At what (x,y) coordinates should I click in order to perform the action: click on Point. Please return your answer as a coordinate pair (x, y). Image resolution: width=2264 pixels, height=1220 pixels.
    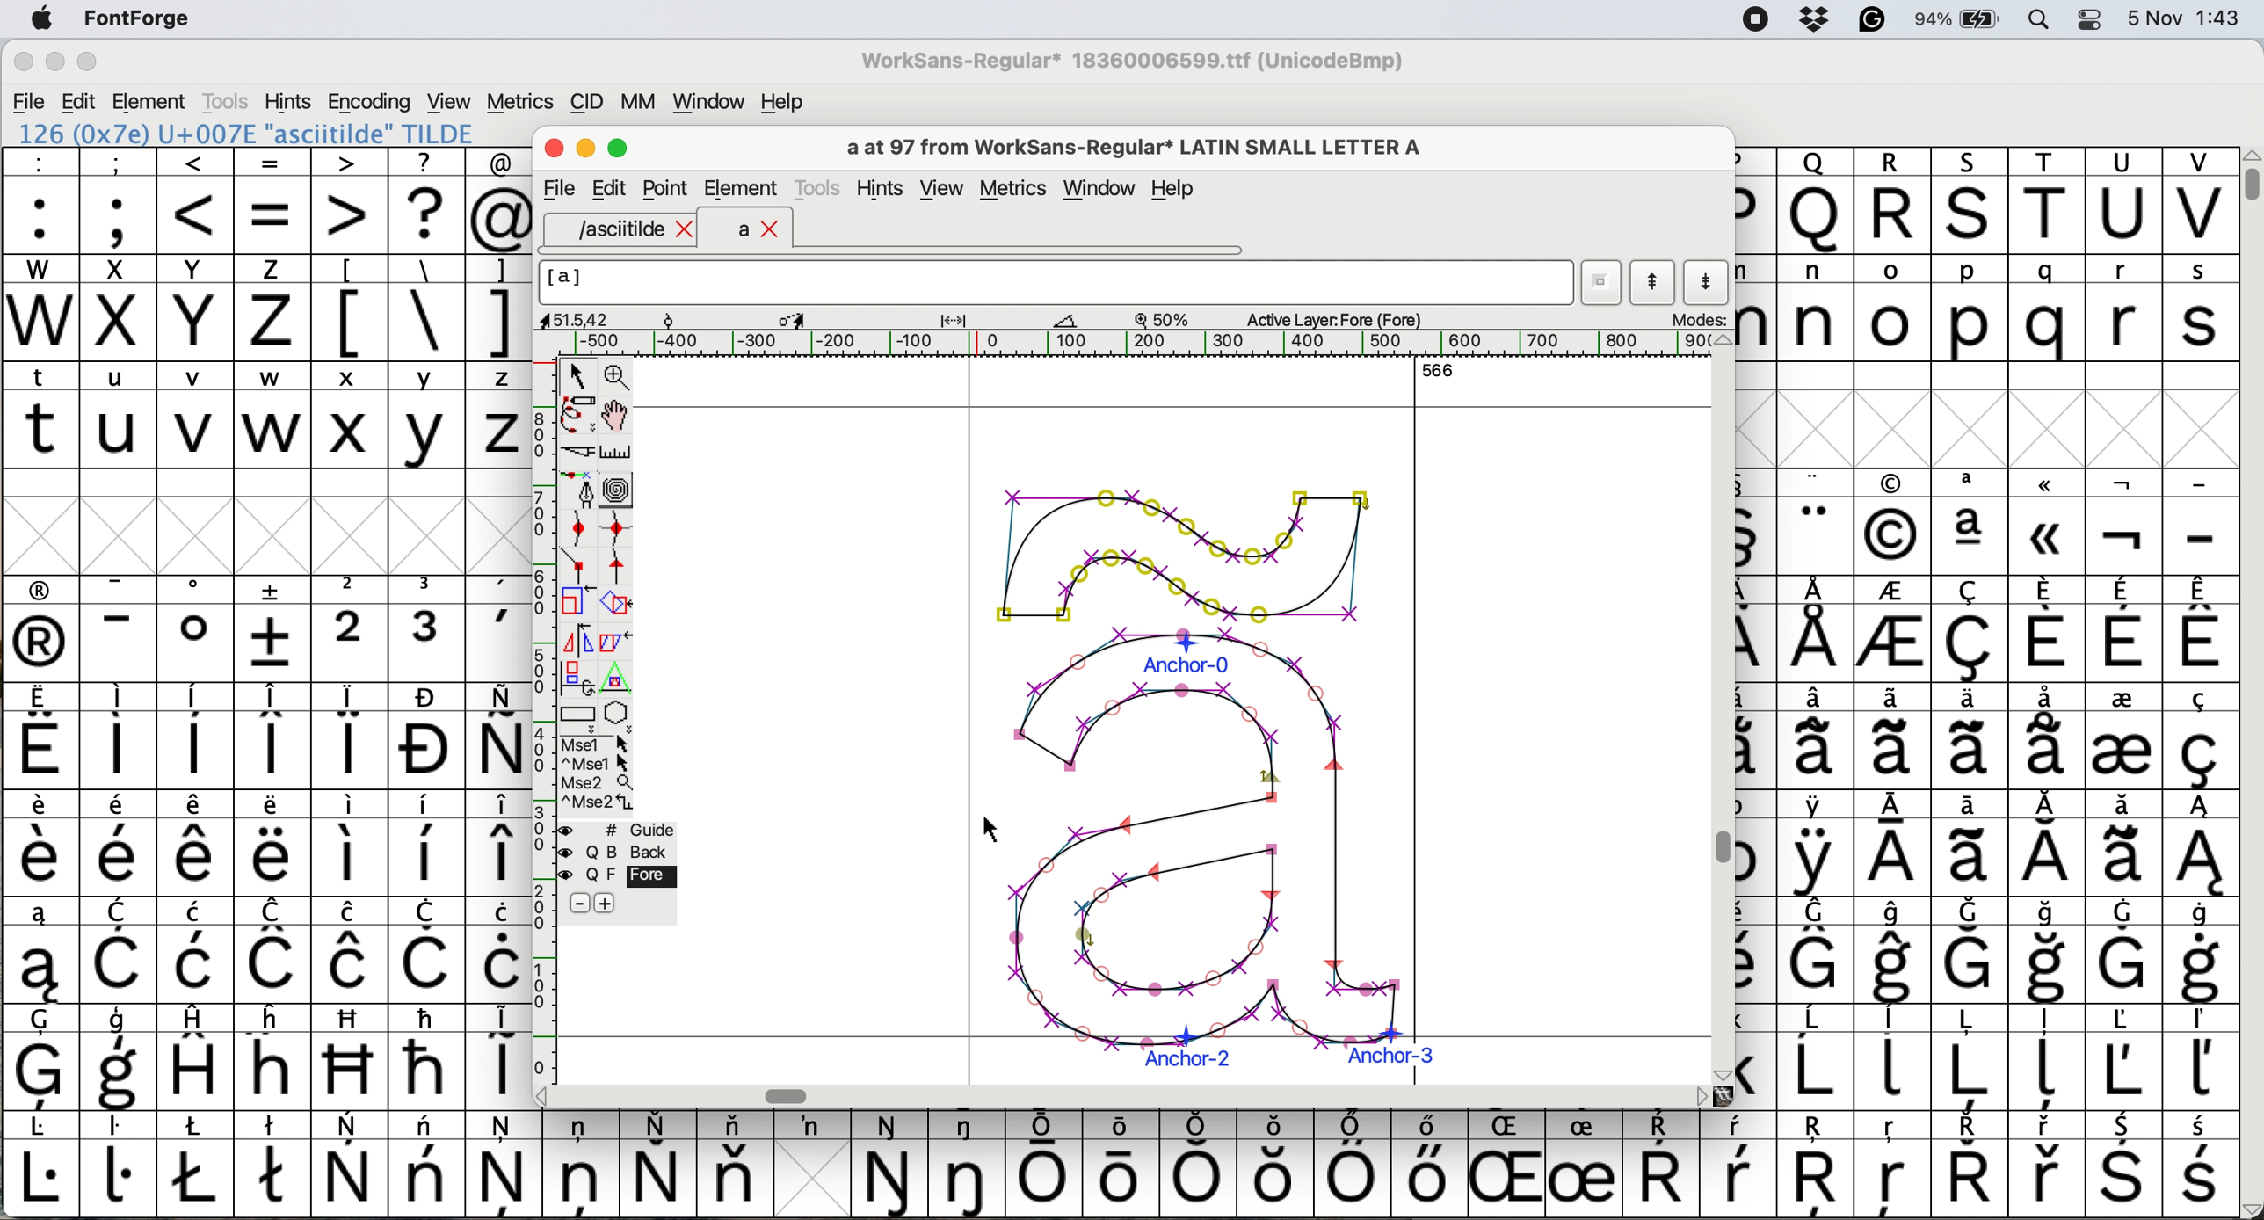
    Looking at the image, I should click on (667, 191).